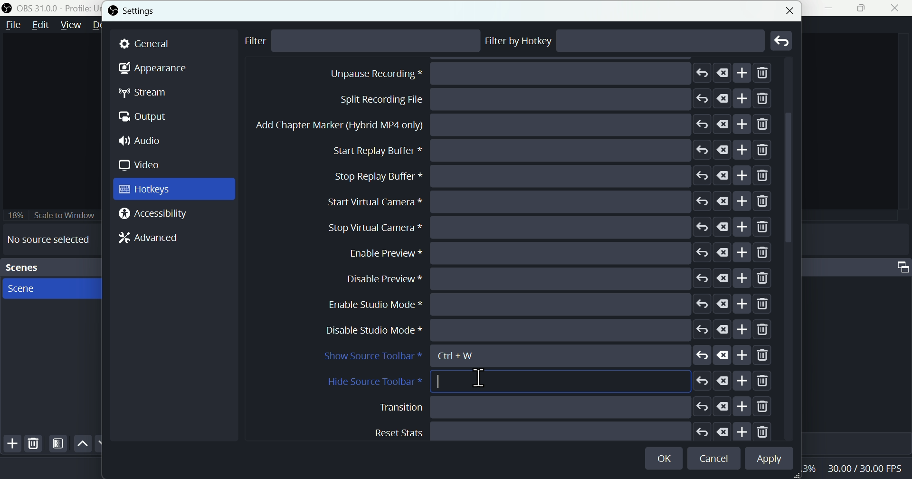 This screenshot has height=479, width=912. Describe the element at coordinates (51, 215) in the screenshot. I see `Scale to window` at that location.